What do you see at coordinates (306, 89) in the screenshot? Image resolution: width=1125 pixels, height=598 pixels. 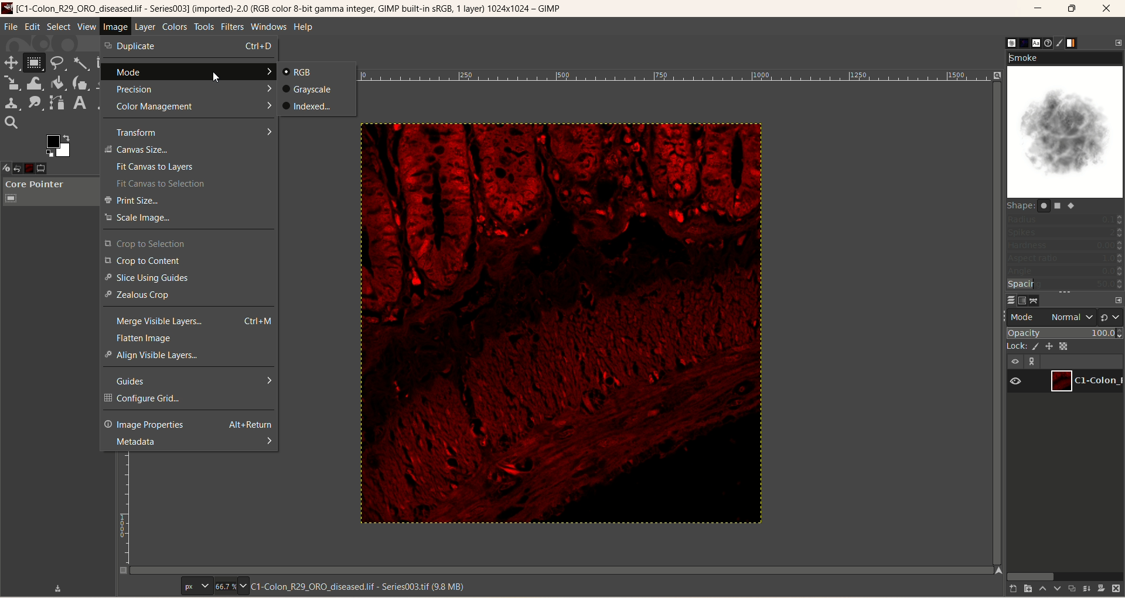 I see `greyscale` at bounding box center [306, 89].